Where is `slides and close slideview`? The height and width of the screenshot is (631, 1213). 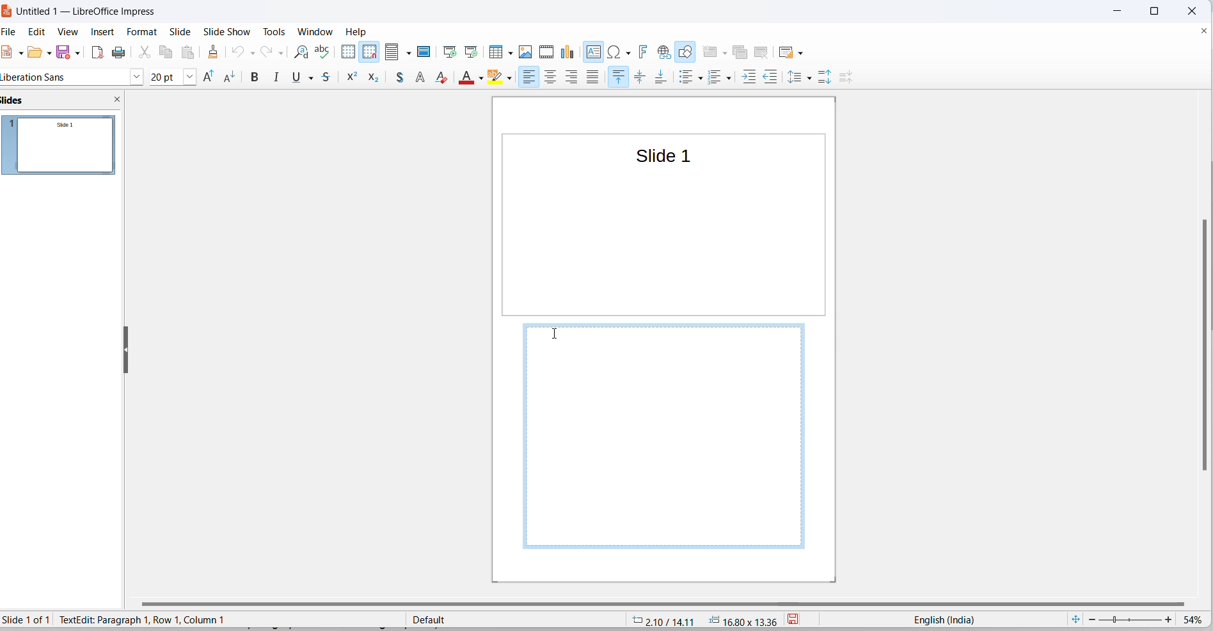
slides and close slideview is located at coordinates (62, 100).